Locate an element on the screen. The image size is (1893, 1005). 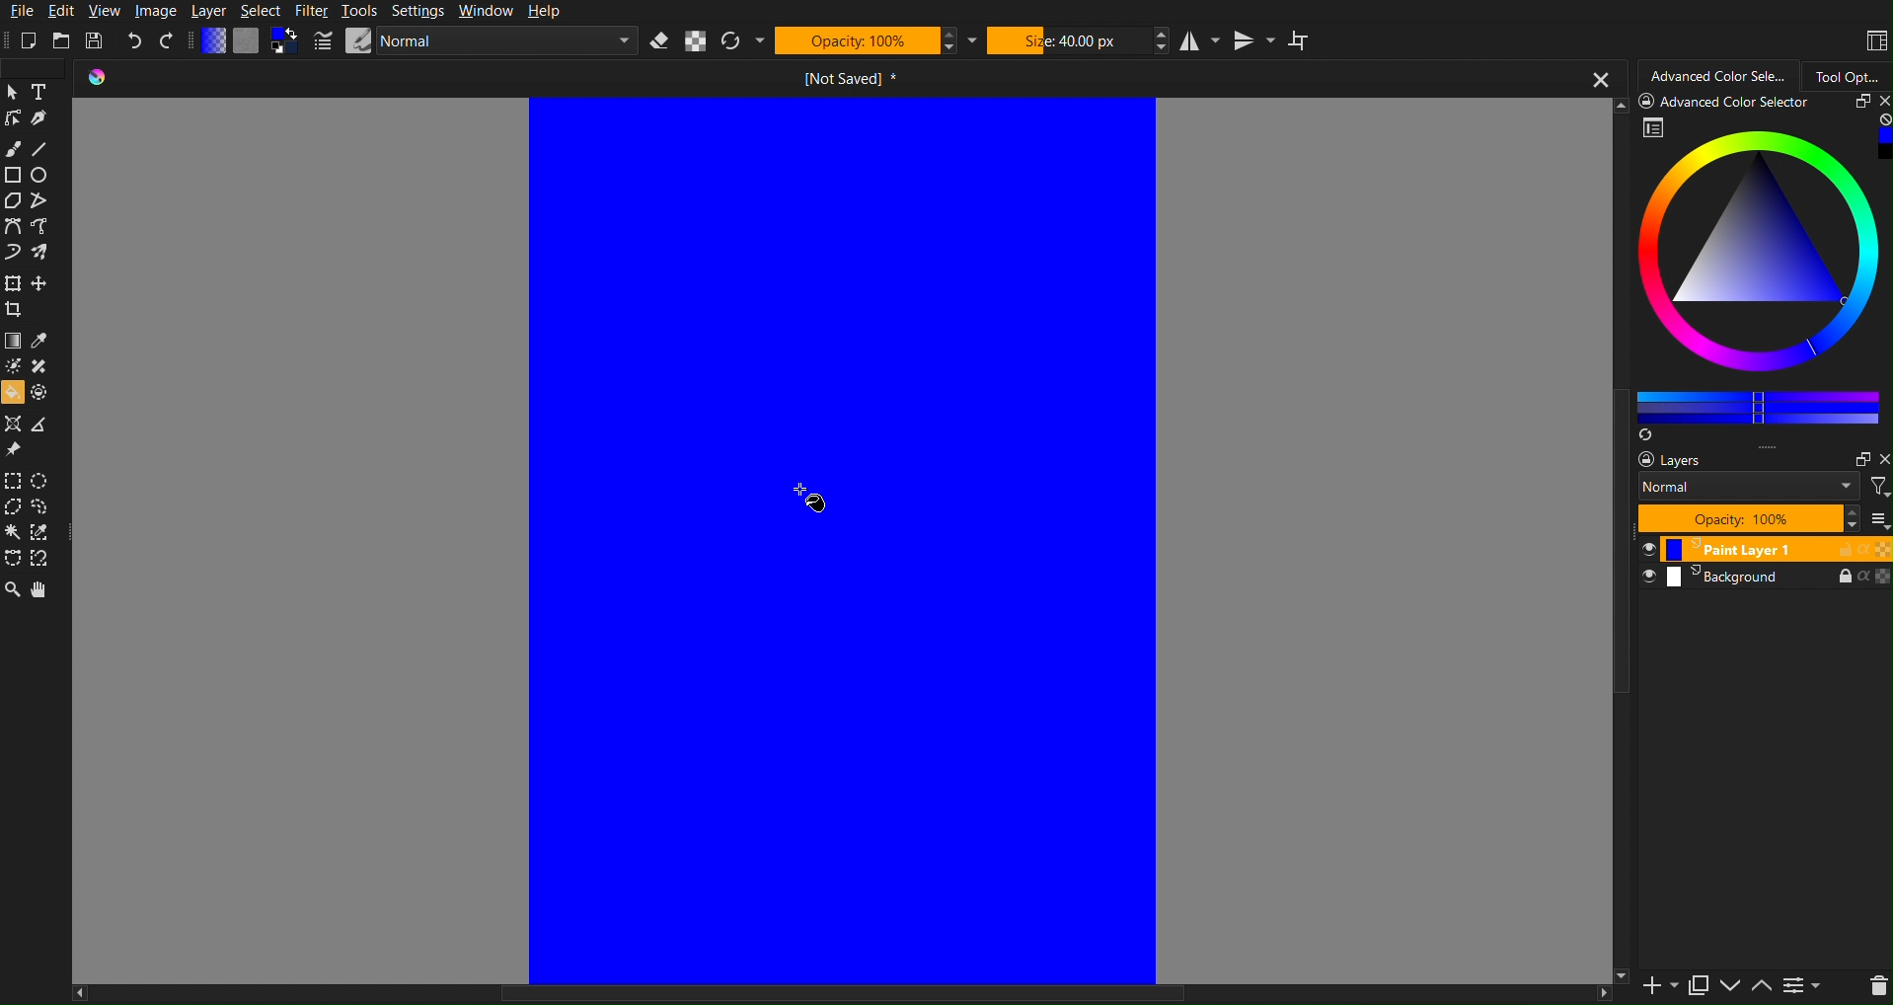
 is located at coordinates (1730, 100).